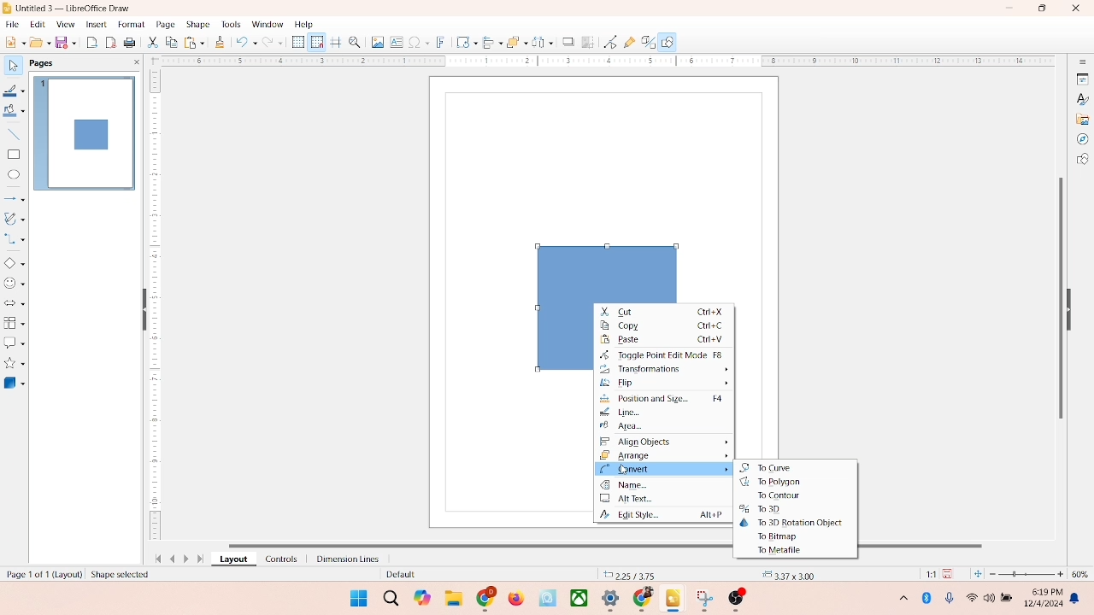  I want to click on insert line, so click(14, 134).